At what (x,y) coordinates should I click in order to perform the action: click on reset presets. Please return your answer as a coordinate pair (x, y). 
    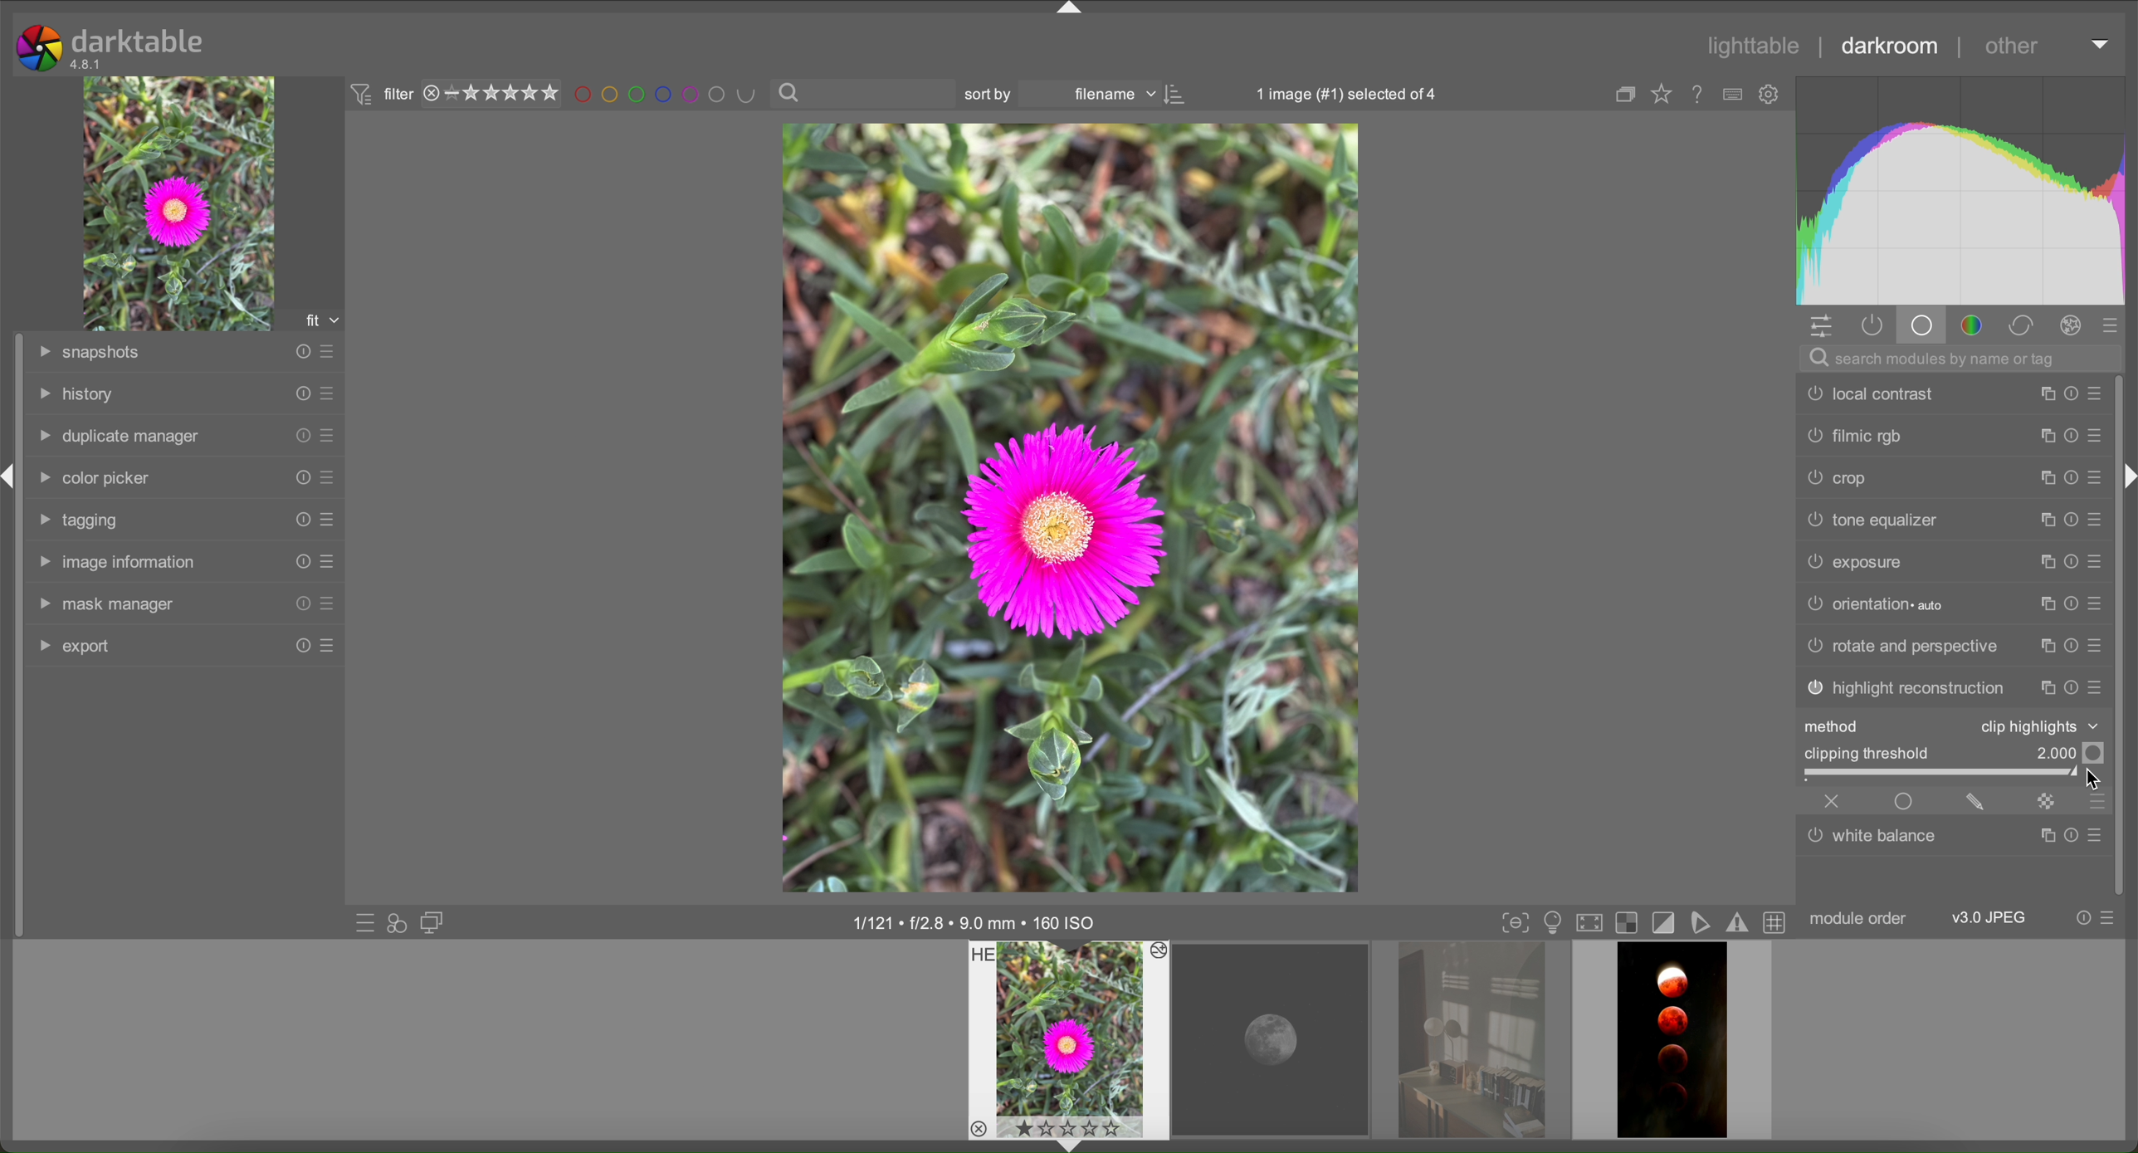
    Looking at the image, I should click on (2083, 916).